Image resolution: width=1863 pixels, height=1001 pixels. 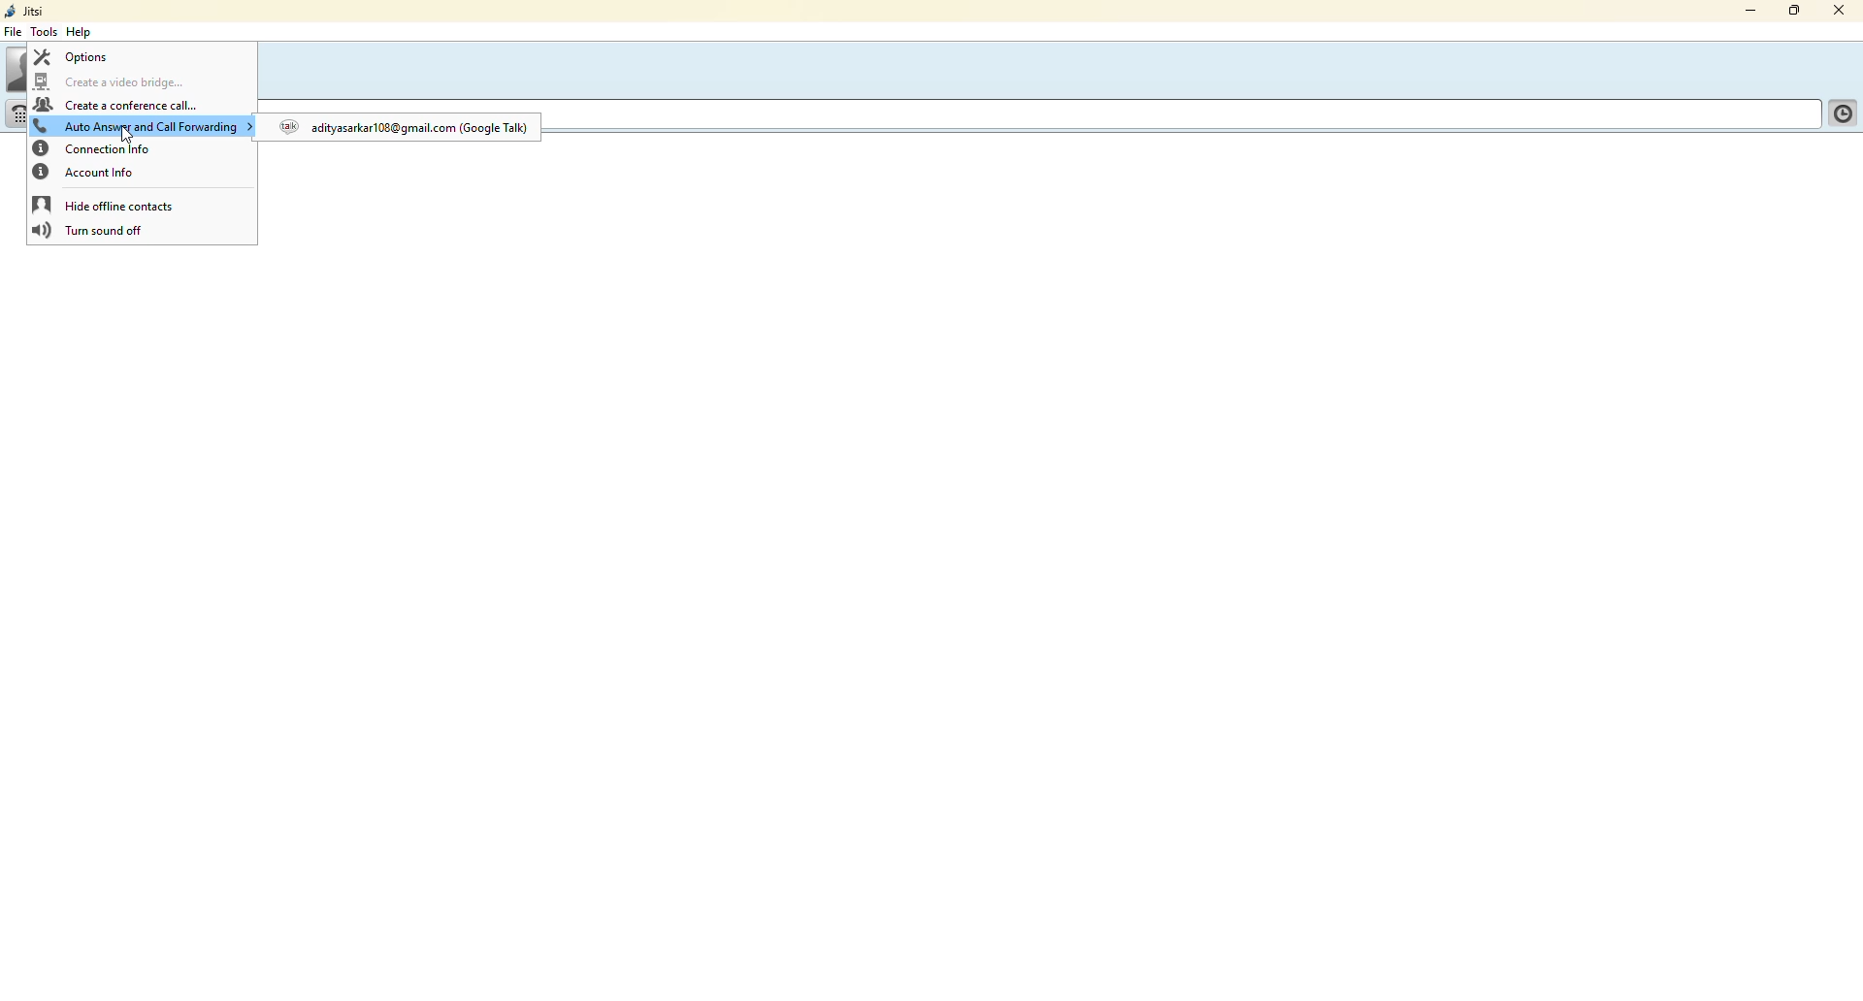 What do you see at coordinates (1748, 12) in the screenshot?
I see `minimize` at bounding box center [1748, 12].